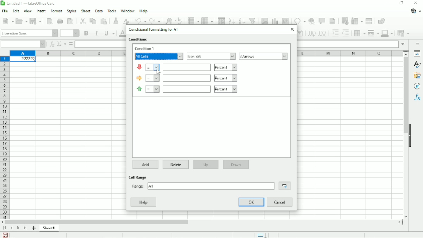 This screenshot has height=238, width=423. I want to click on Window, so click(127, 11).